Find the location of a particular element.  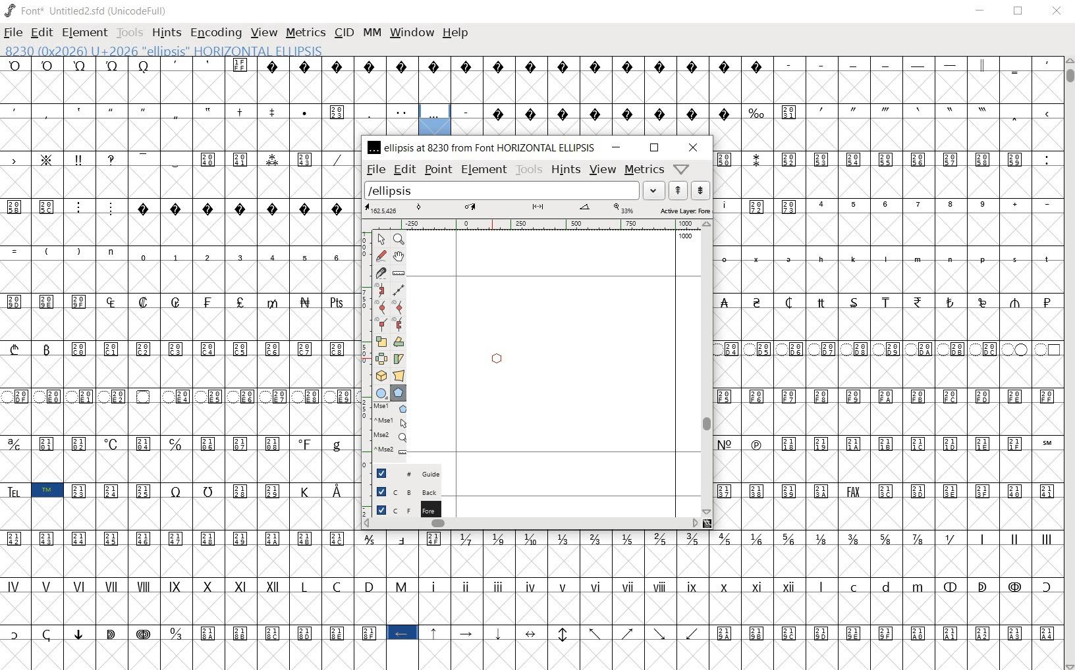

add a curve point is located at coordinates (381, 306).